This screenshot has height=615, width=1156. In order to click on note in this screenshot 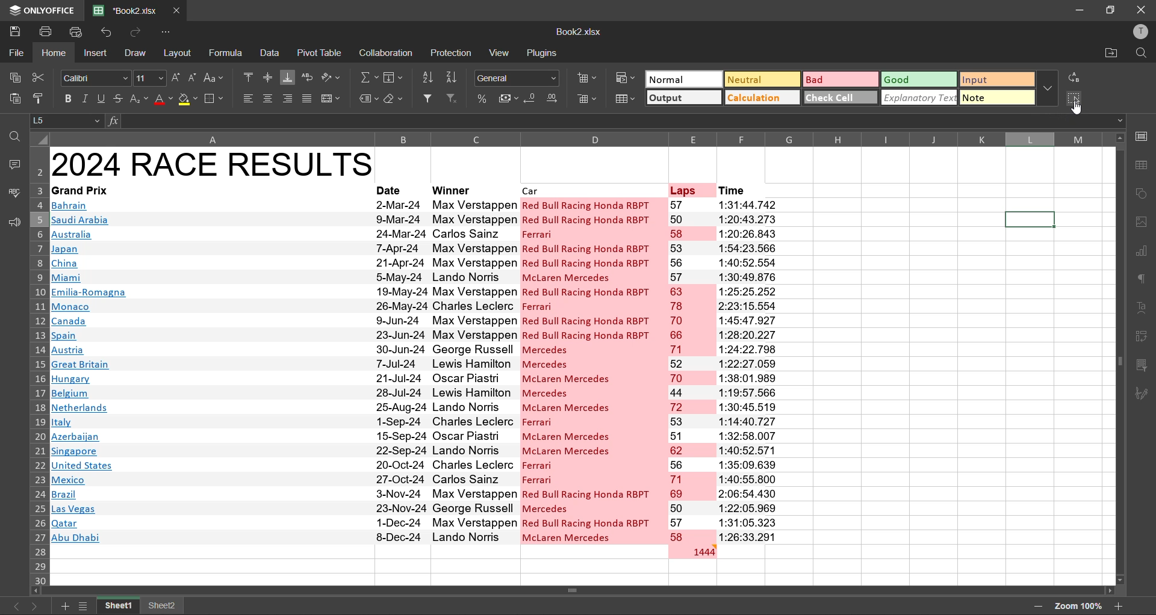, I will do `click(991, 96)`.